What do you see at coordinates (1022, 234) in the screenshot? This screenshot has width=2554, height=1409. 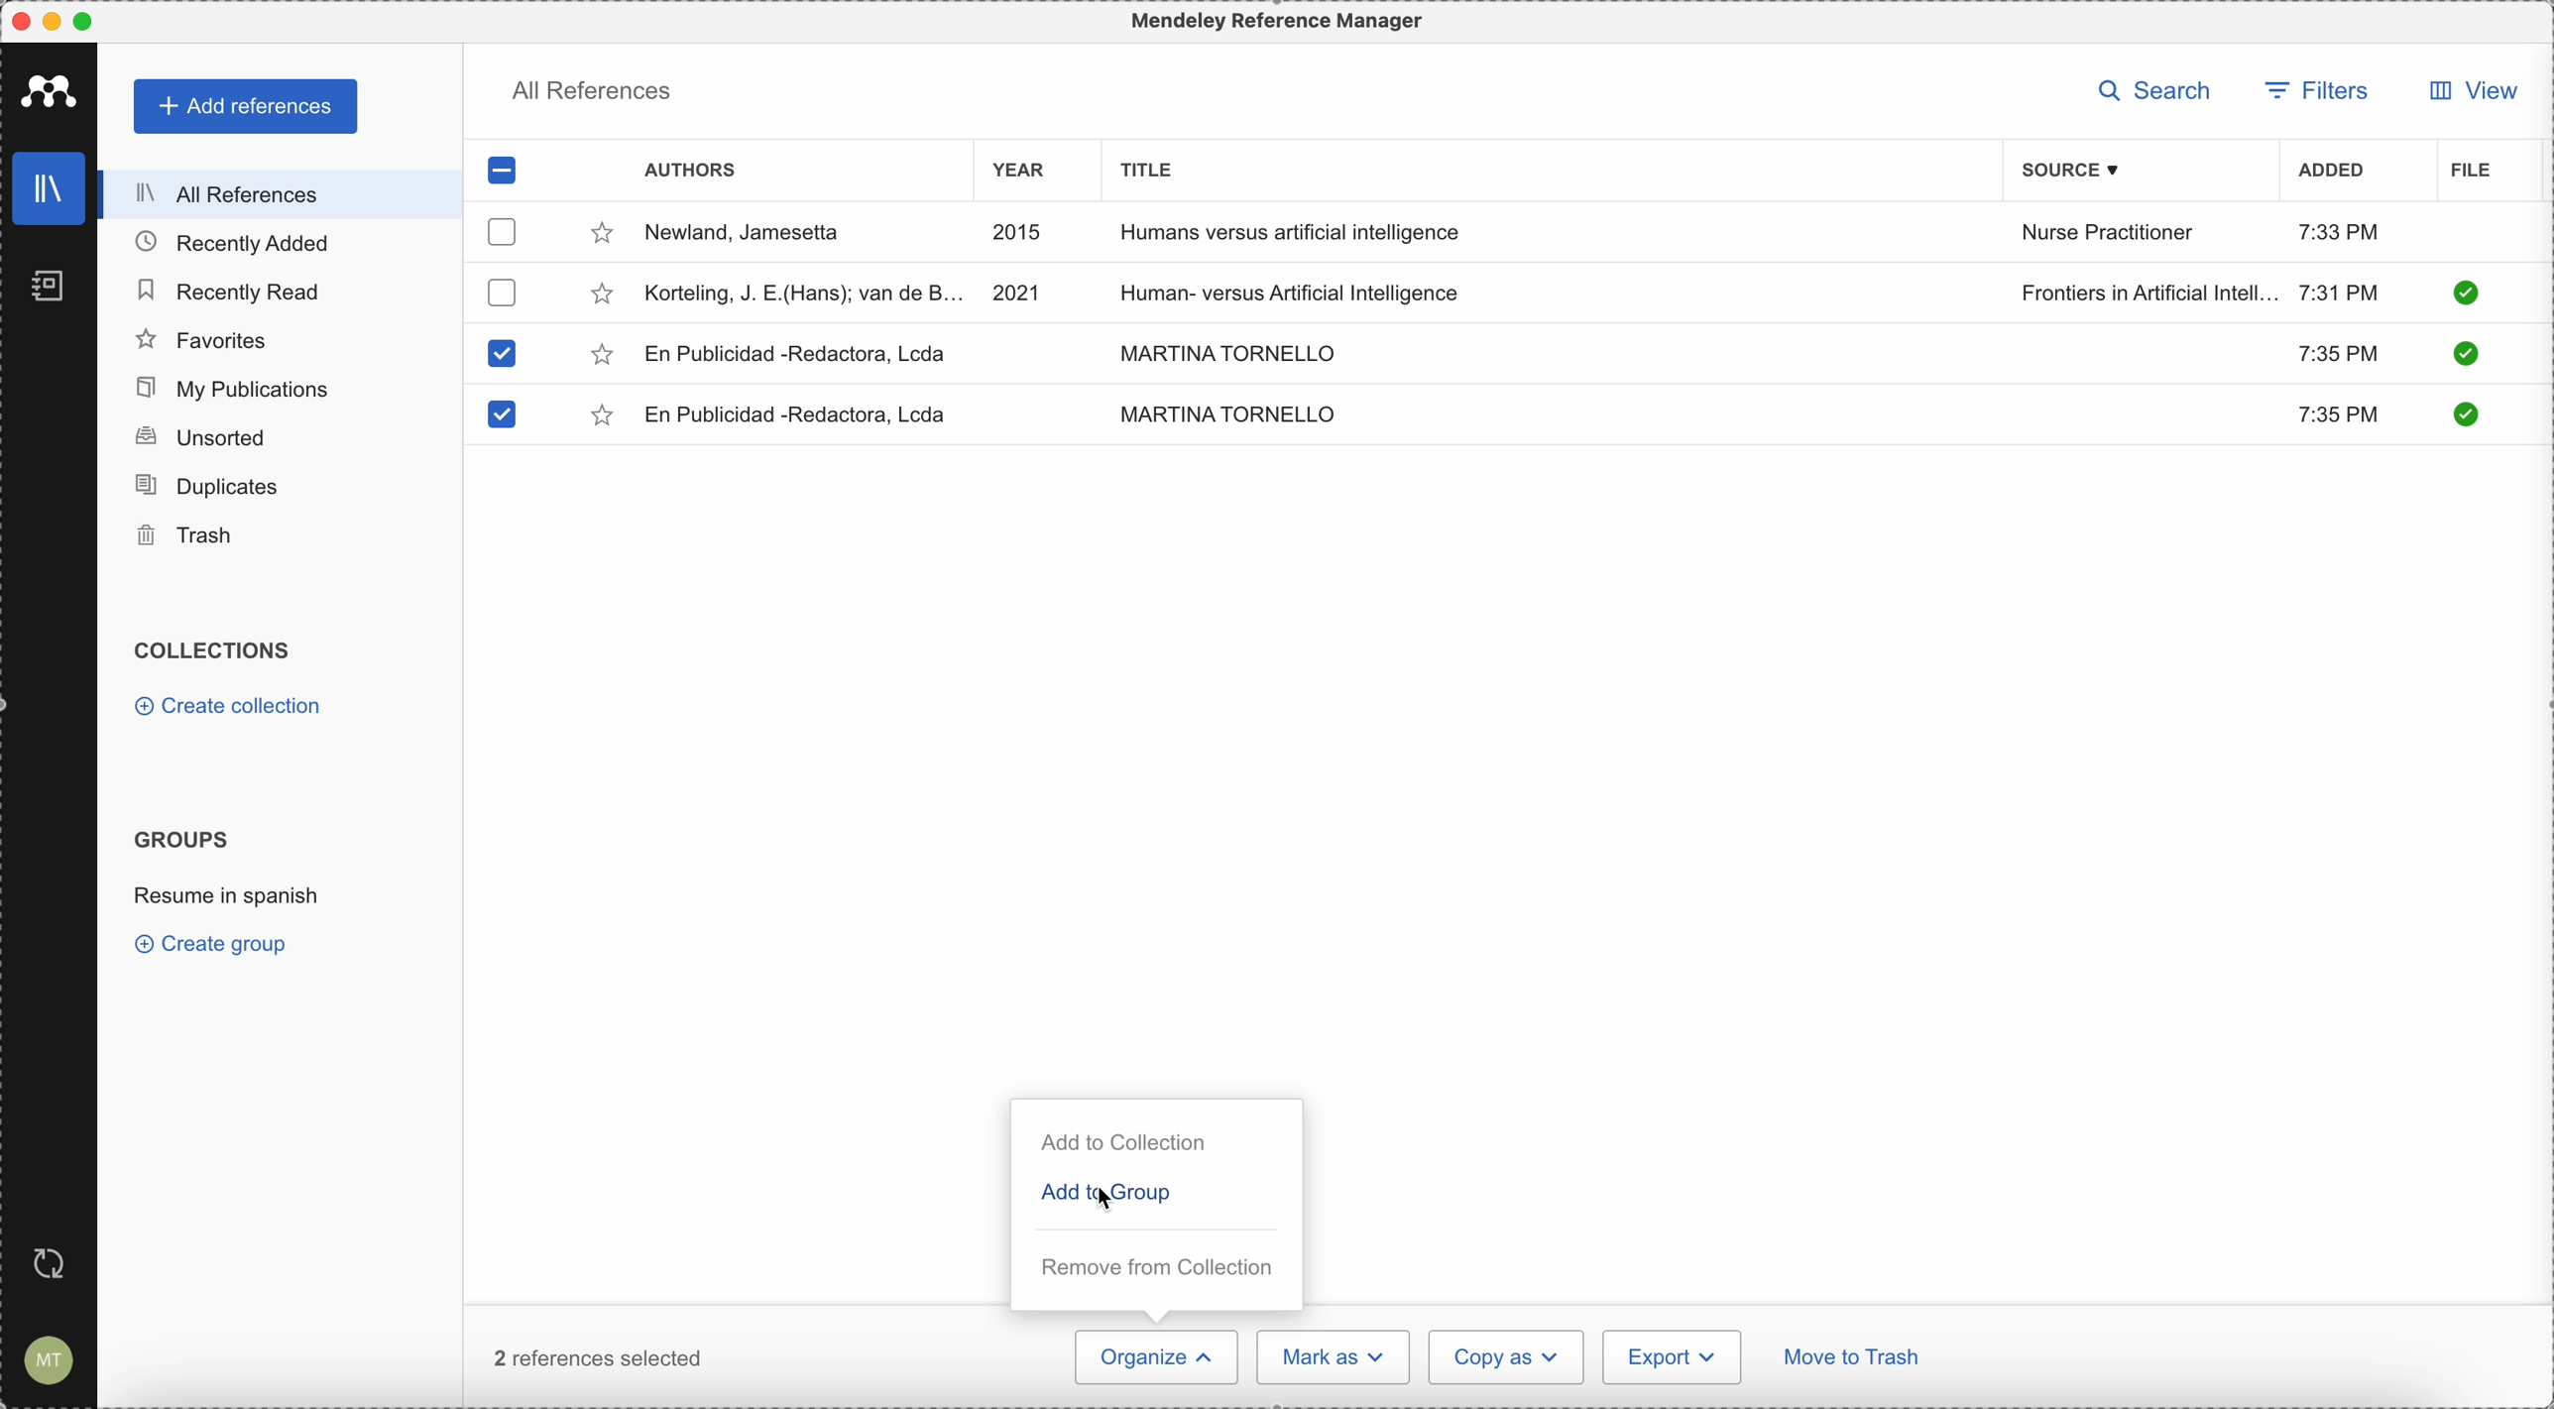 I see `2015` at bounding box center [1022, 234].